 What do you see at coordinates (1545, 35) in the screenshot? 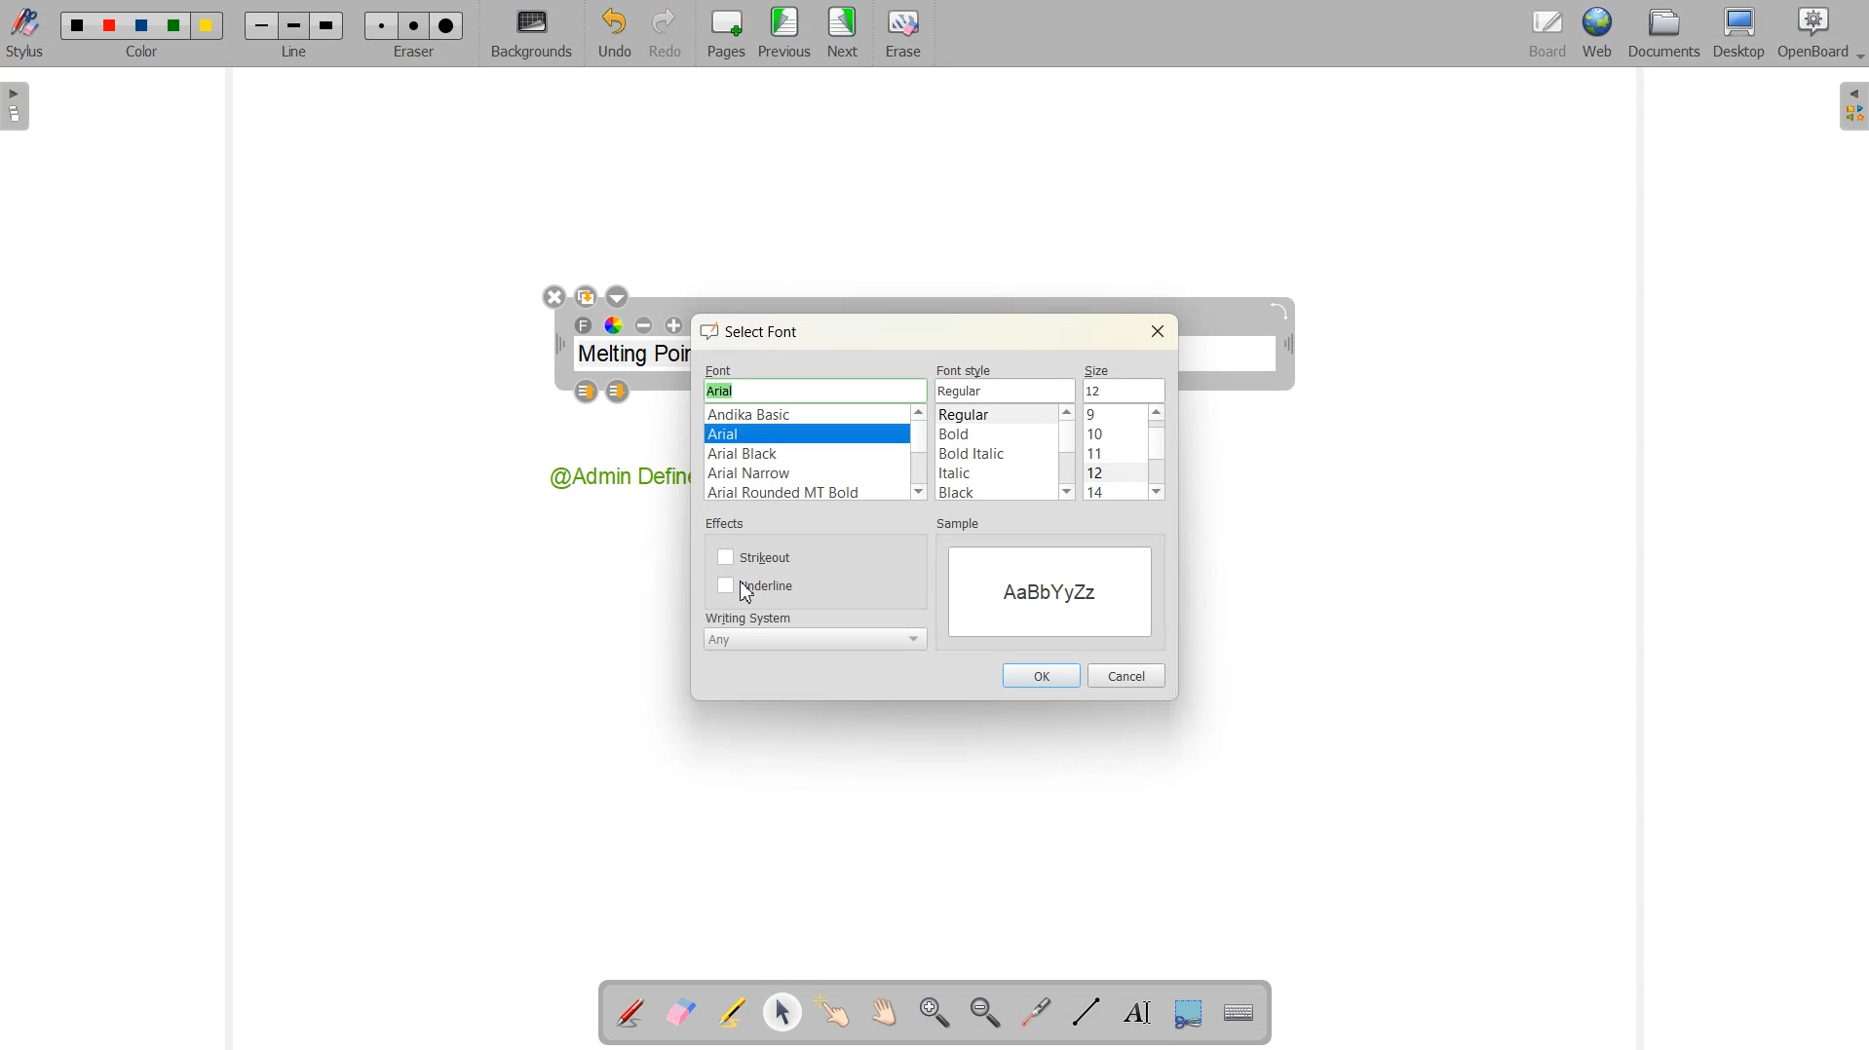
I see `Board` at bounding box center [1545, 35].